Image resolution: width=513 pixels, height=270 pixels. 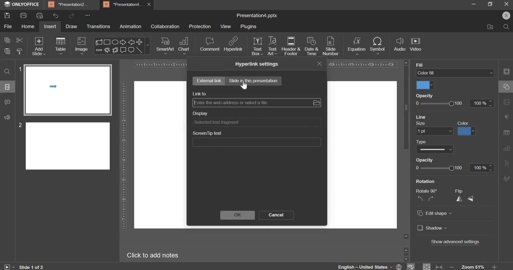 I want to click on move, so click(x=489, y=27).